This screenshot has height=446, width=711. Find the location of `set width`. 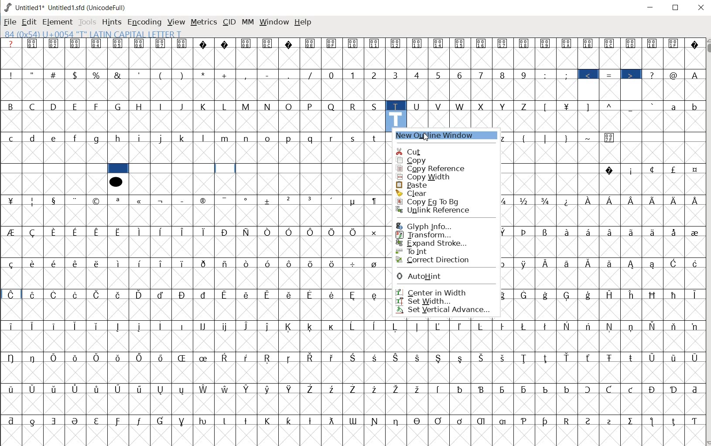

set width is located at coordinates (426, 301).